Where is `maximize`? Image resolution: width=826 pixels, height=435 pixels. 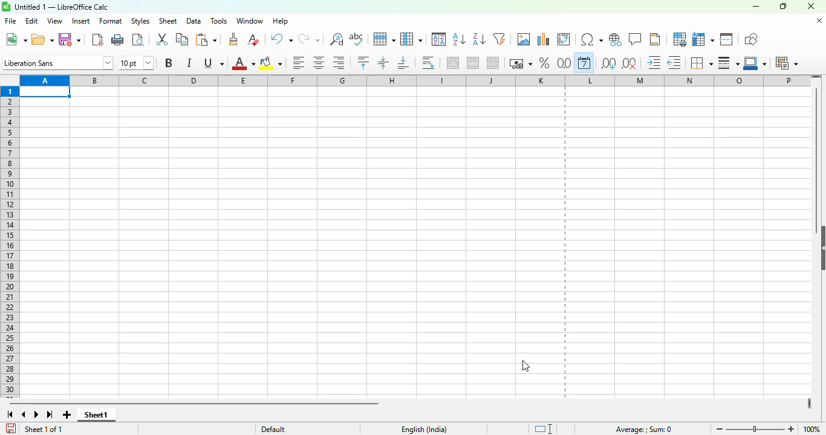 maximize is located at coordinates (782, 7).